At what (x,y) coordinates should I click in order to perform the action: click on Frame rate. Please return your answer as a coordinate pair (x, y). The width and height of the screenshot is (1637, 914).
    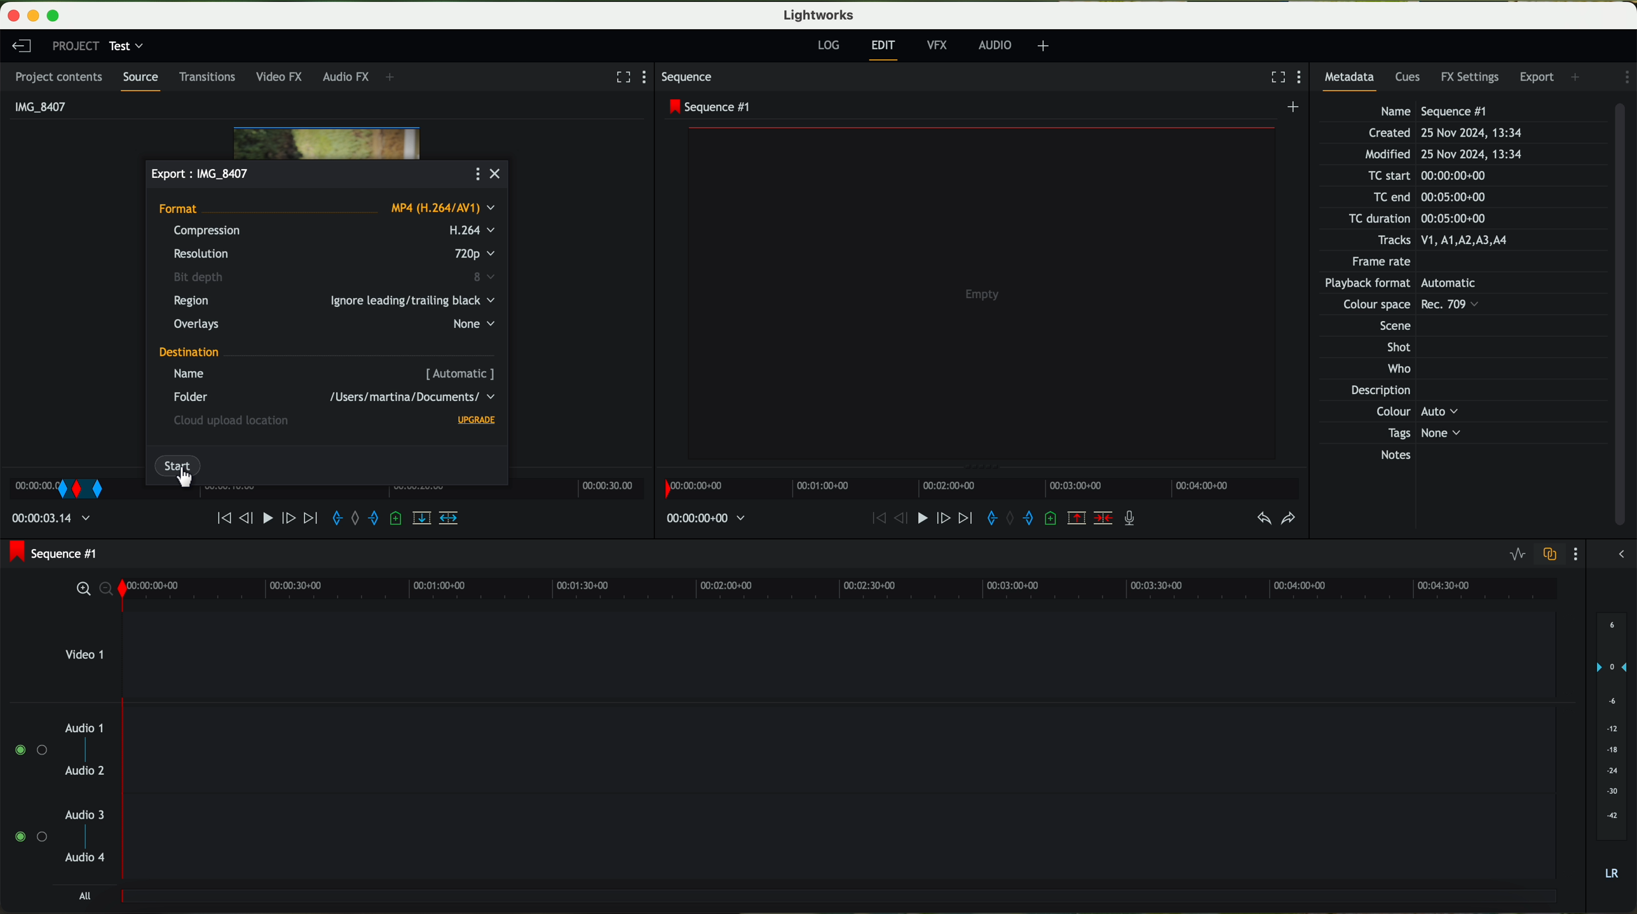
    Looking at the image, I should click on (1385, 264).